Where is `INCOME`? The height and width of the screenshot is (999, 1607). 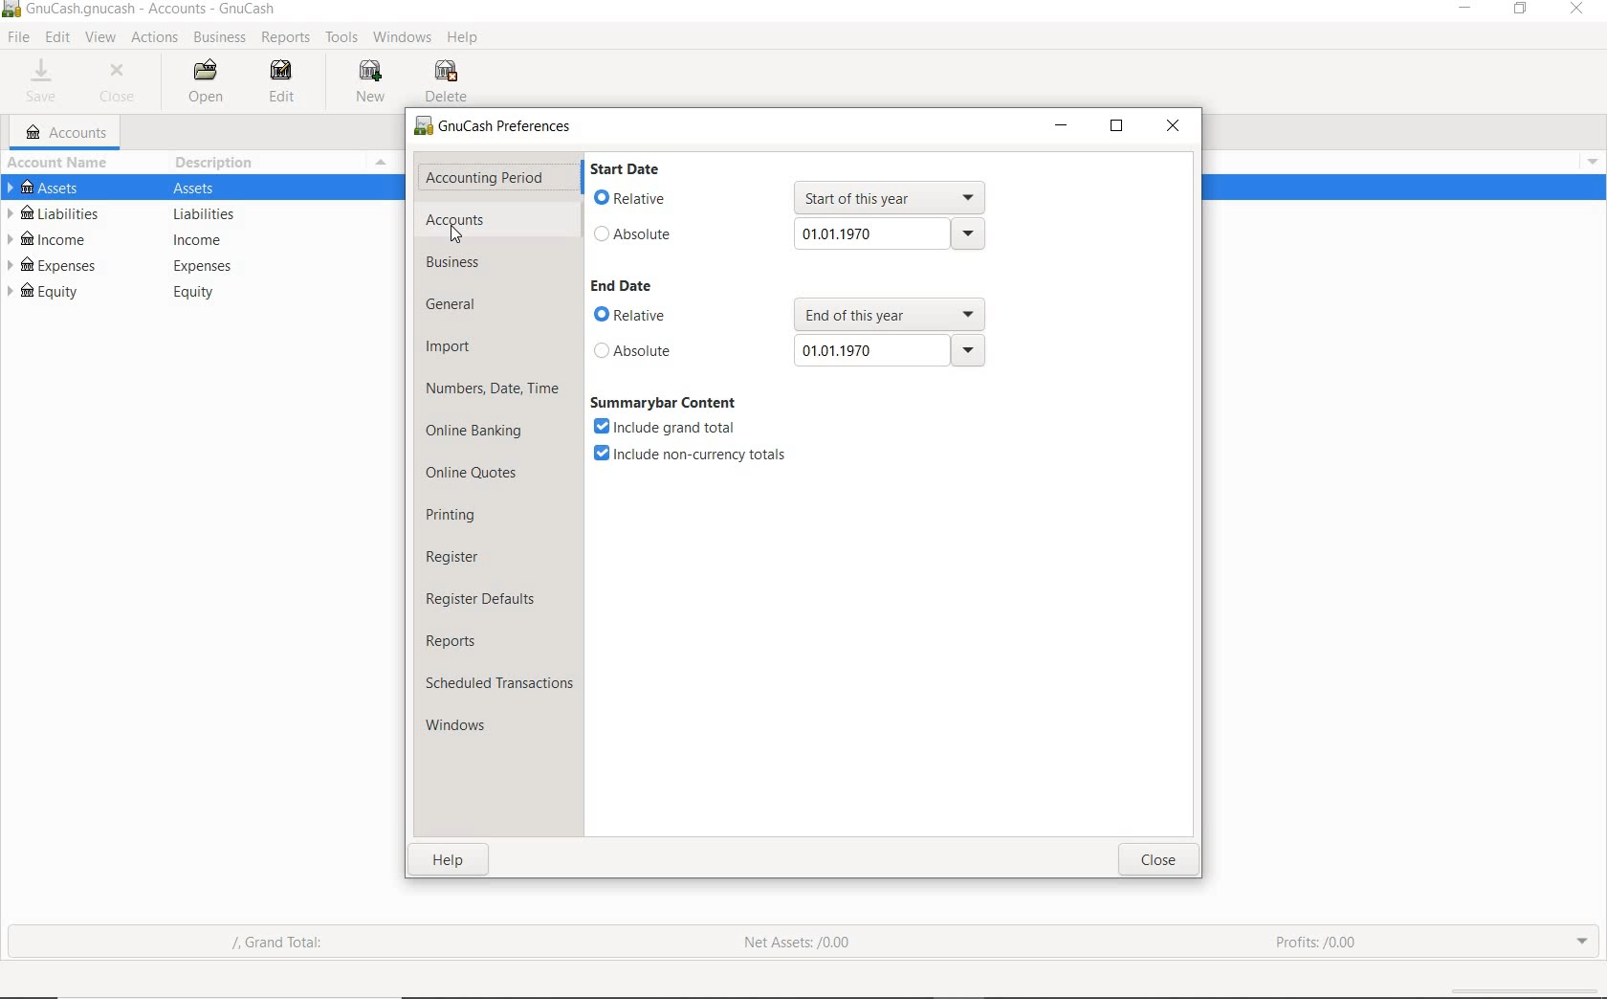
INCOME is located at coordinates (51, 239).